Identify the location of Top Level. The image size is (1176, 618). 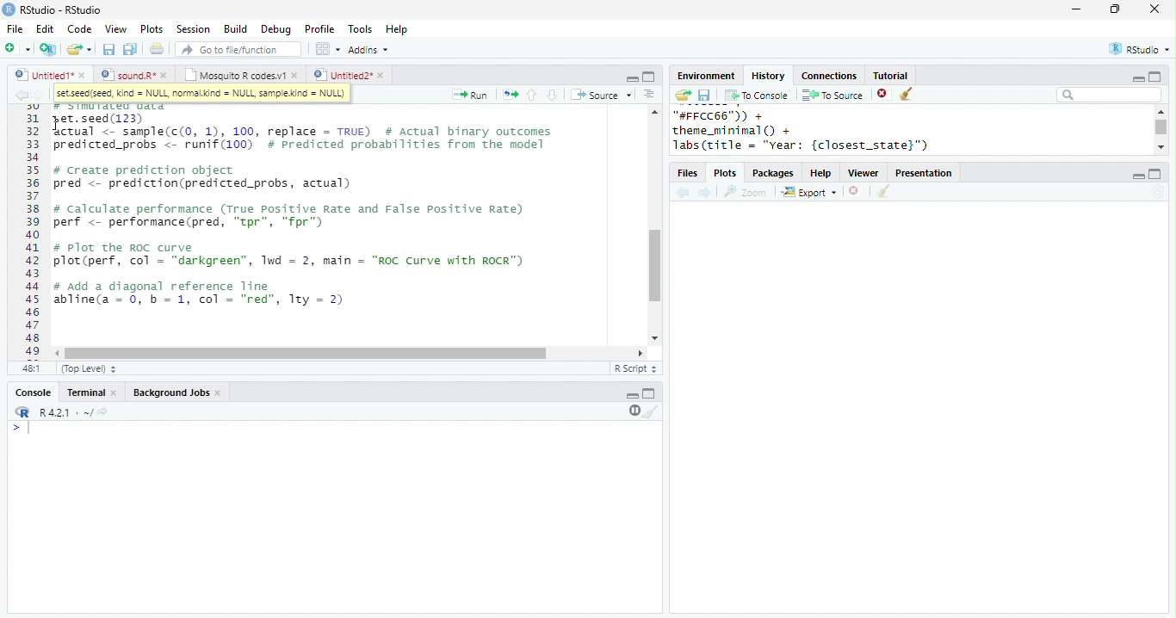
(90, 368).